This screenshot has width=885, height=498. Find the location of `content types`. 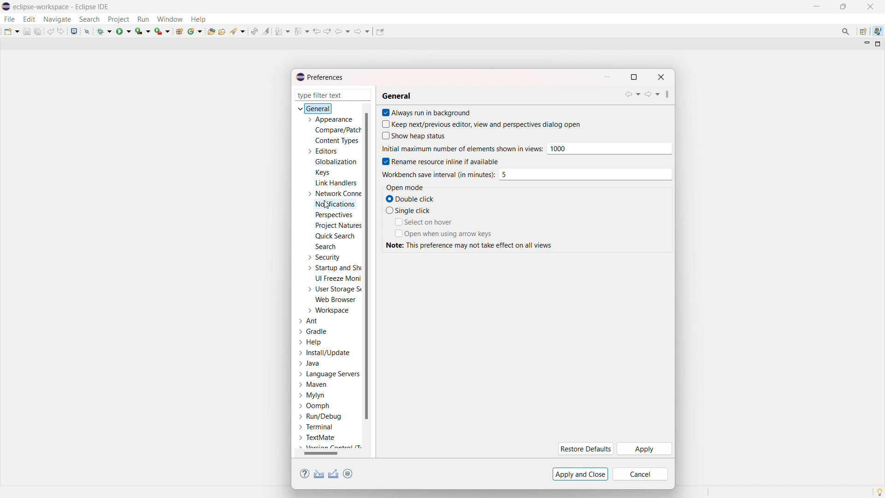

content types is located at coordinates (337, 141).